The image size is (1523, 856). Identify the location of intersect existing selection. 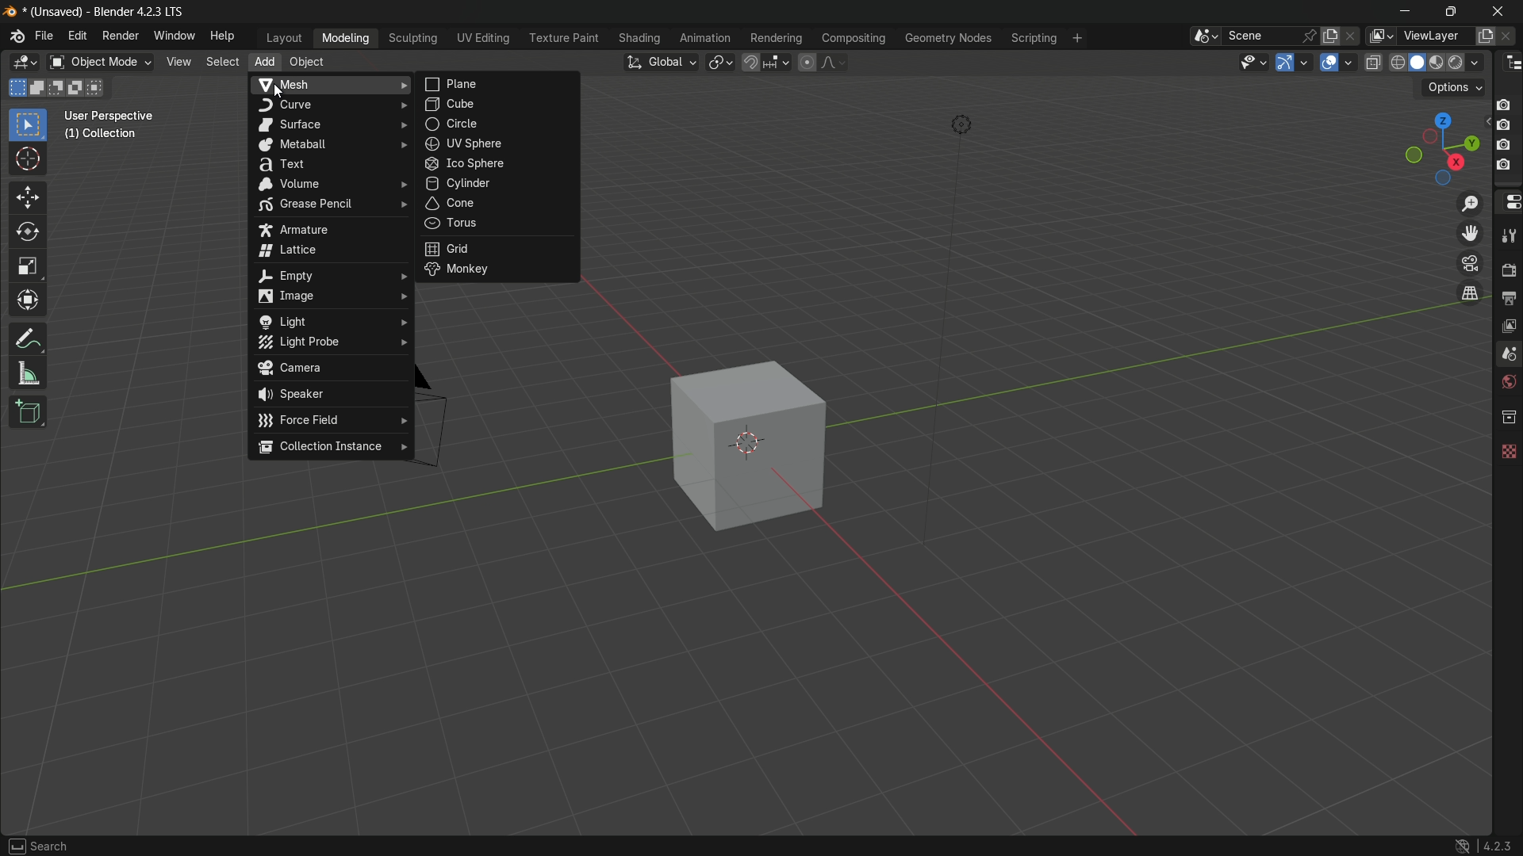
(100, 87).